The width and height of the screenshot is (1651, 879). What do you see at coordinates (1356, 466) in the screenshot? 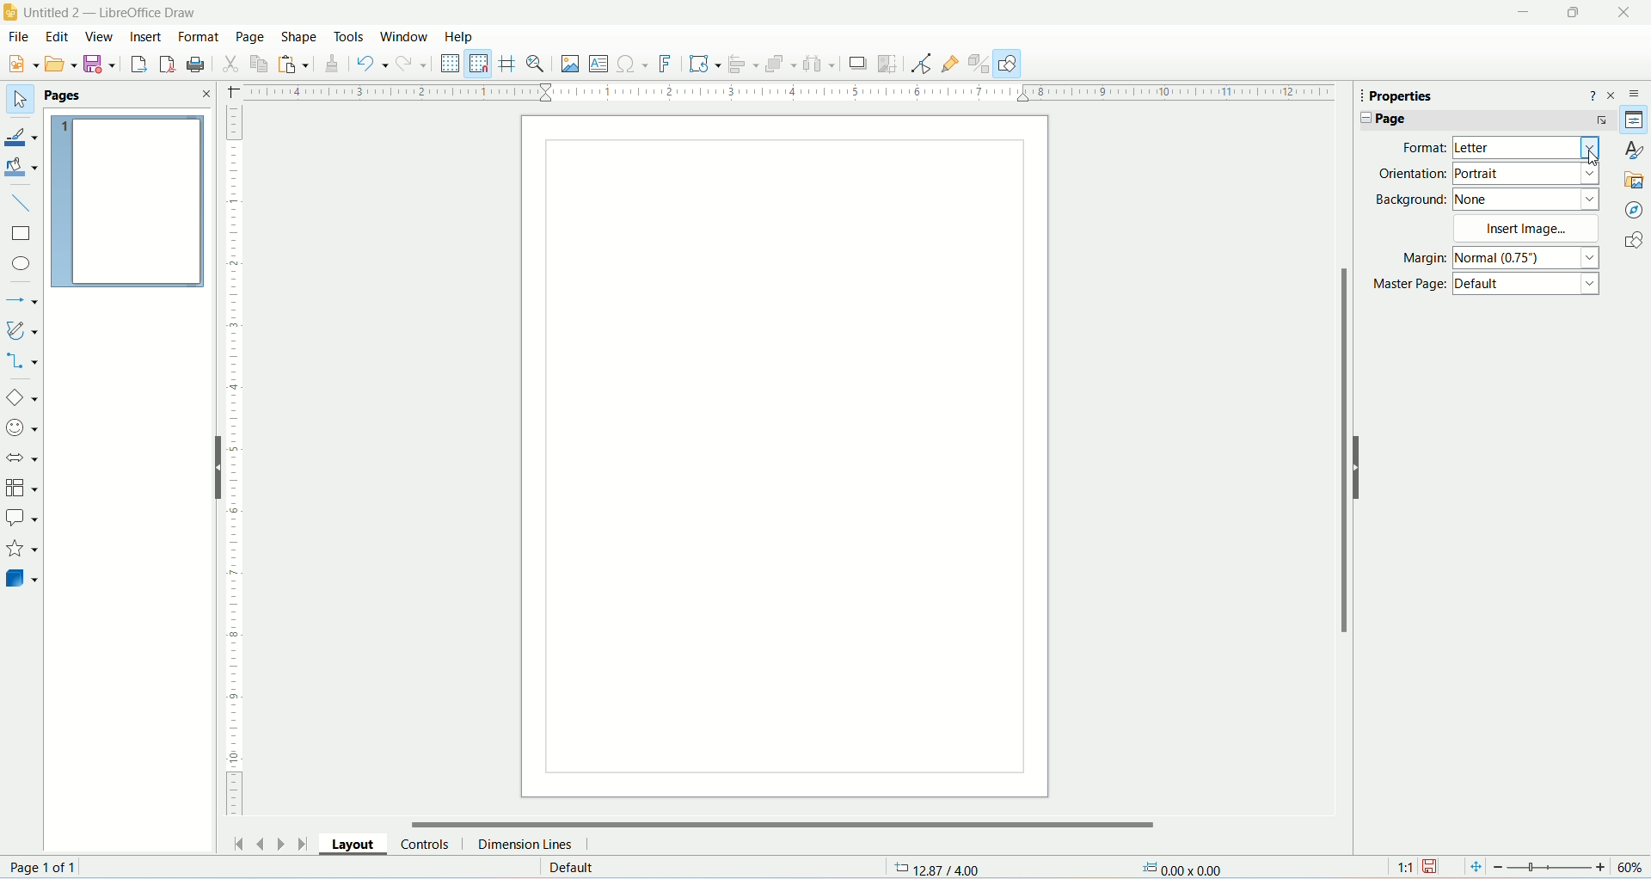
I see `hide` at bounding box center [1356, 466].